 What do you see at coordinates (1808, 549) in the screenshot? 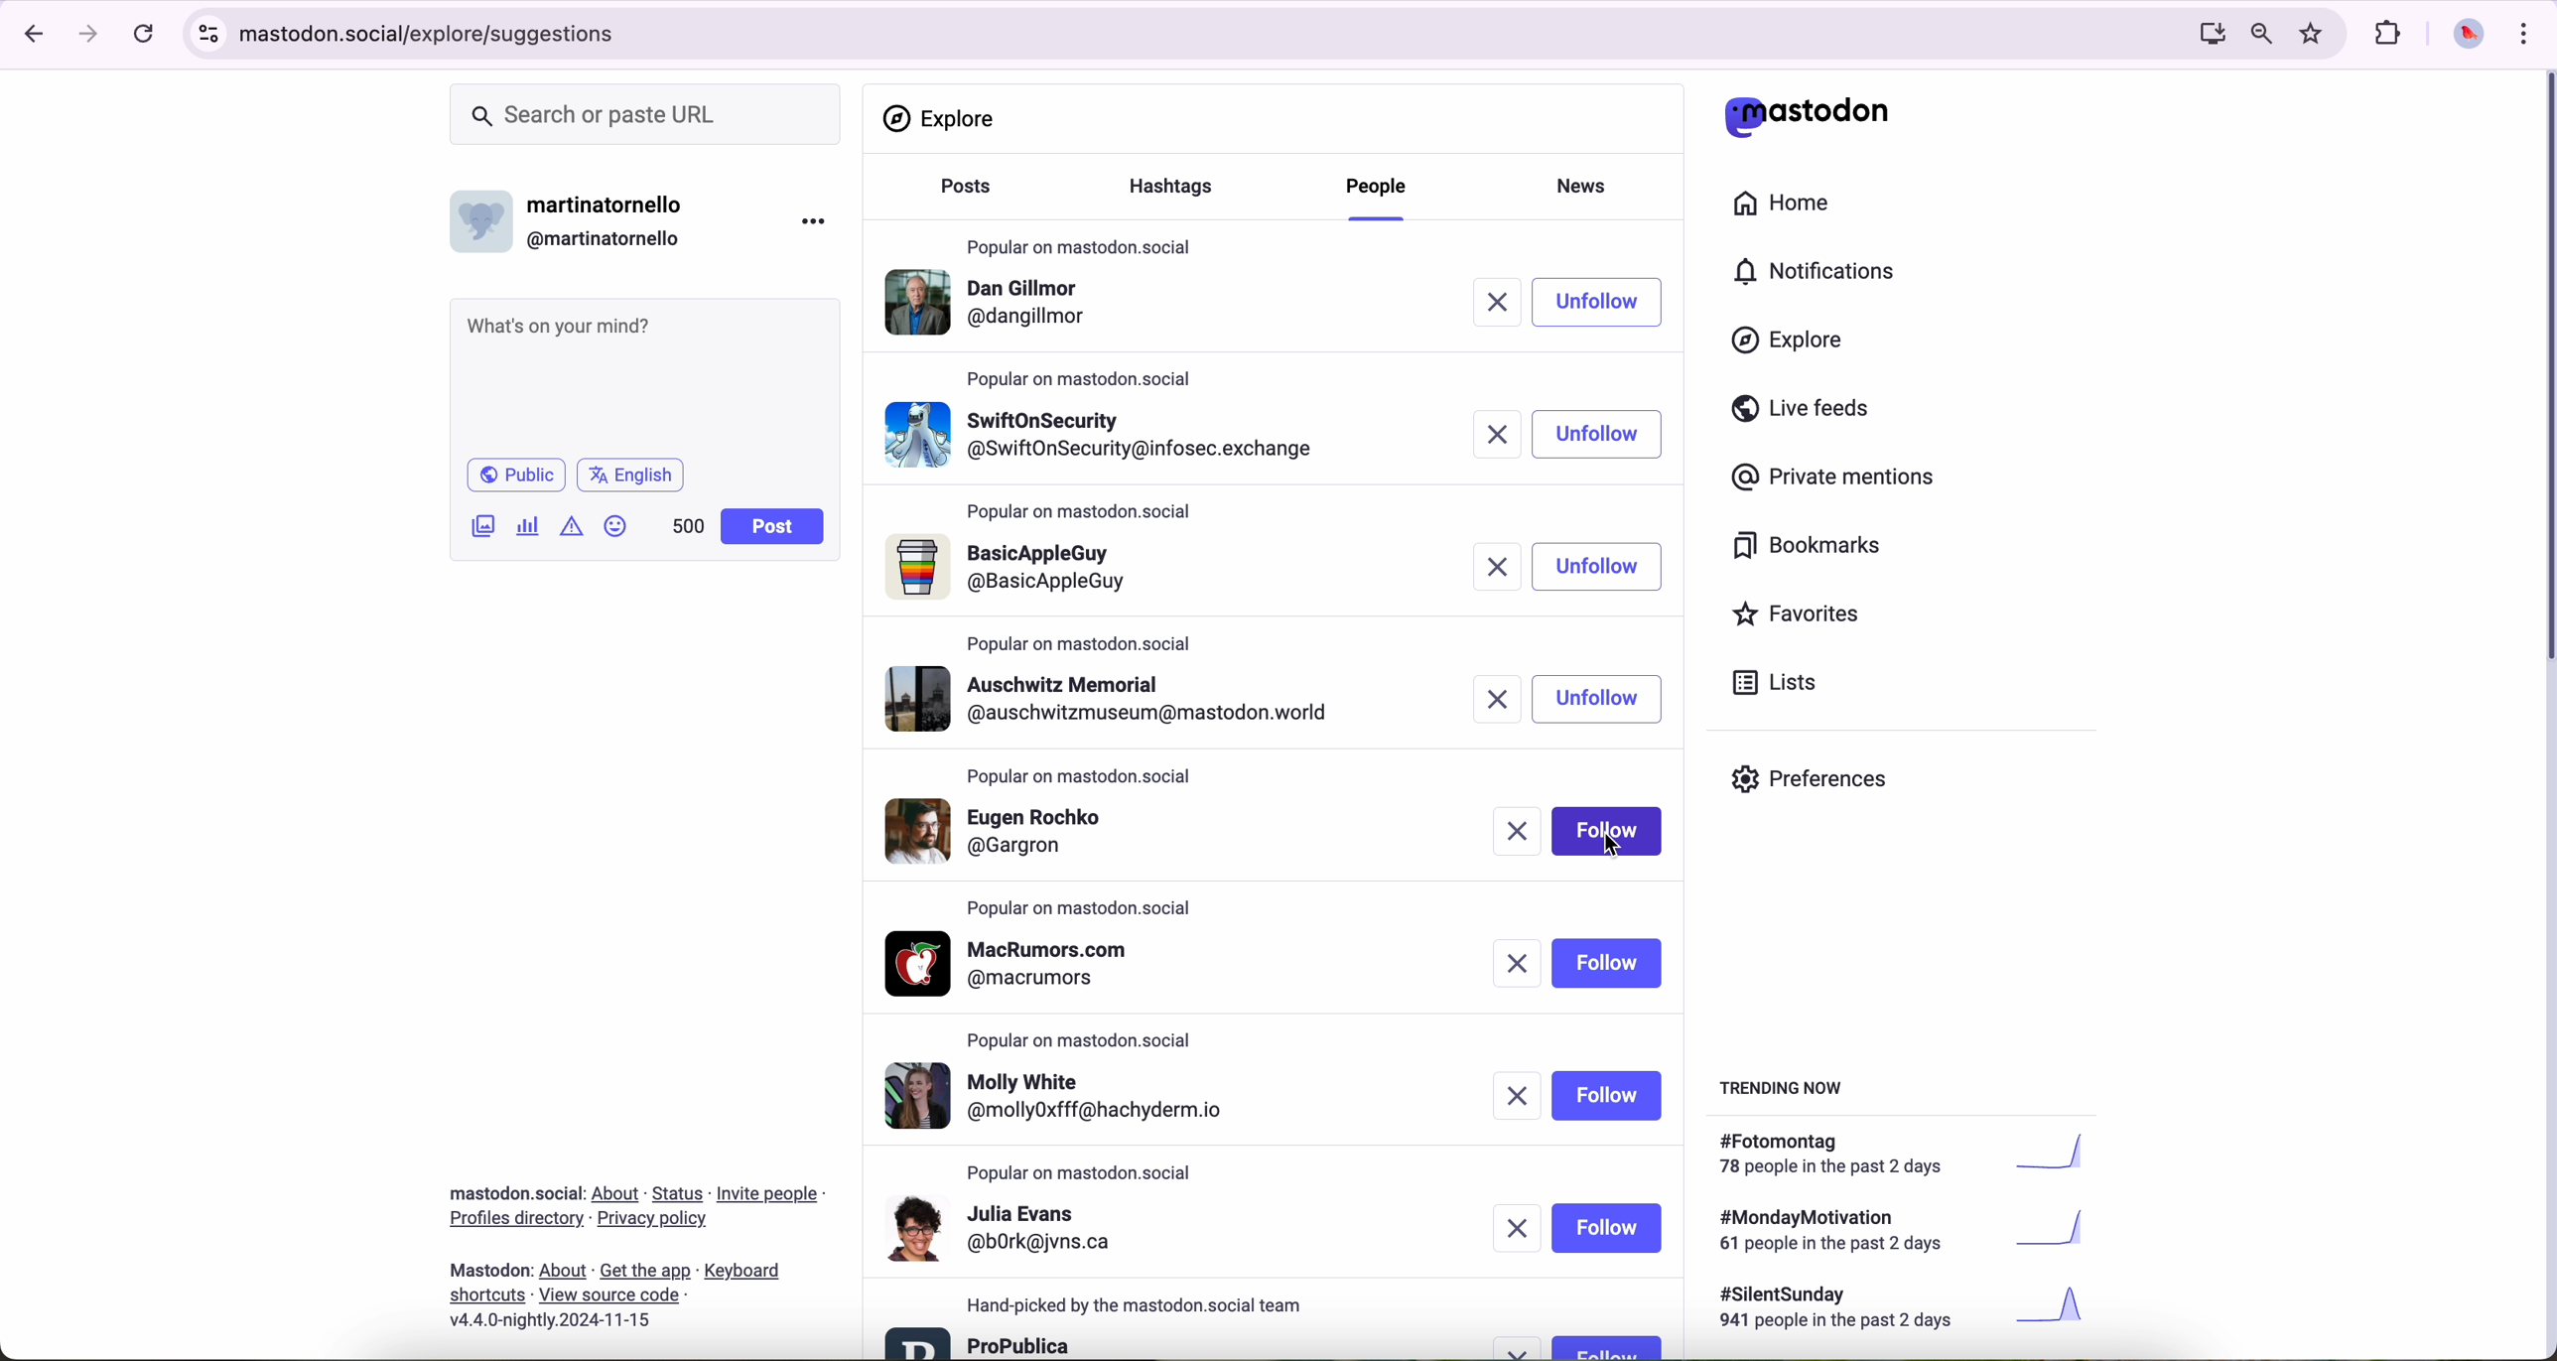
I see `bookmarks` at bounding box center [1808, 549].